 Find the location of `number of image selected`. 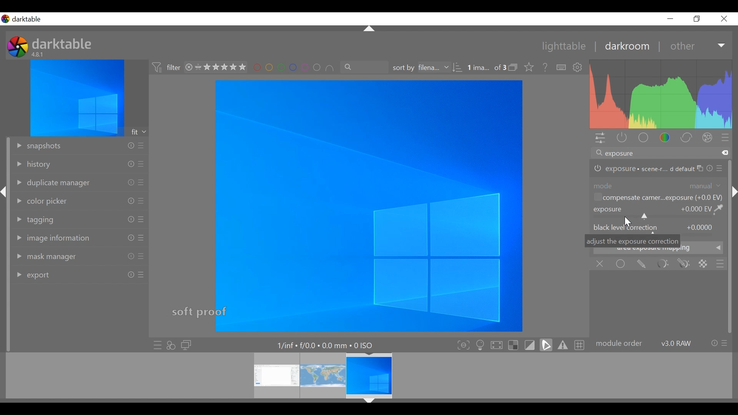

number of image selected is located at coordinates (486, 68).